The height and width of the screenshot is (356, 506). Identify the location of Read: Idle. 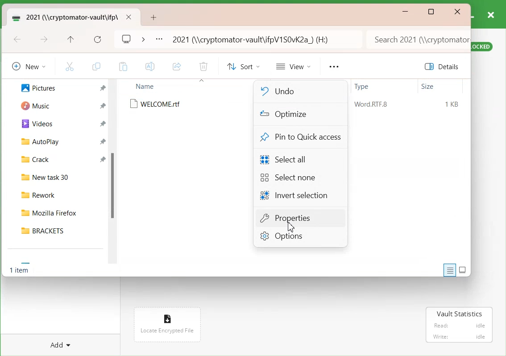
(460, 325).